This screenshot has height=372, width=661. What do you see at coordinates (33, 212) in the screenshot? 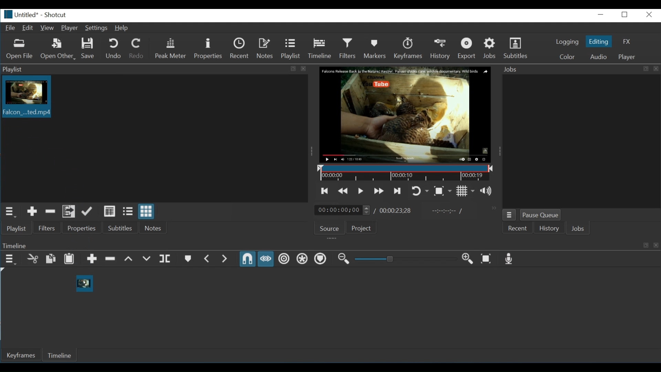
I see `Add the source to the playlist` at bounding box center [33, 212].